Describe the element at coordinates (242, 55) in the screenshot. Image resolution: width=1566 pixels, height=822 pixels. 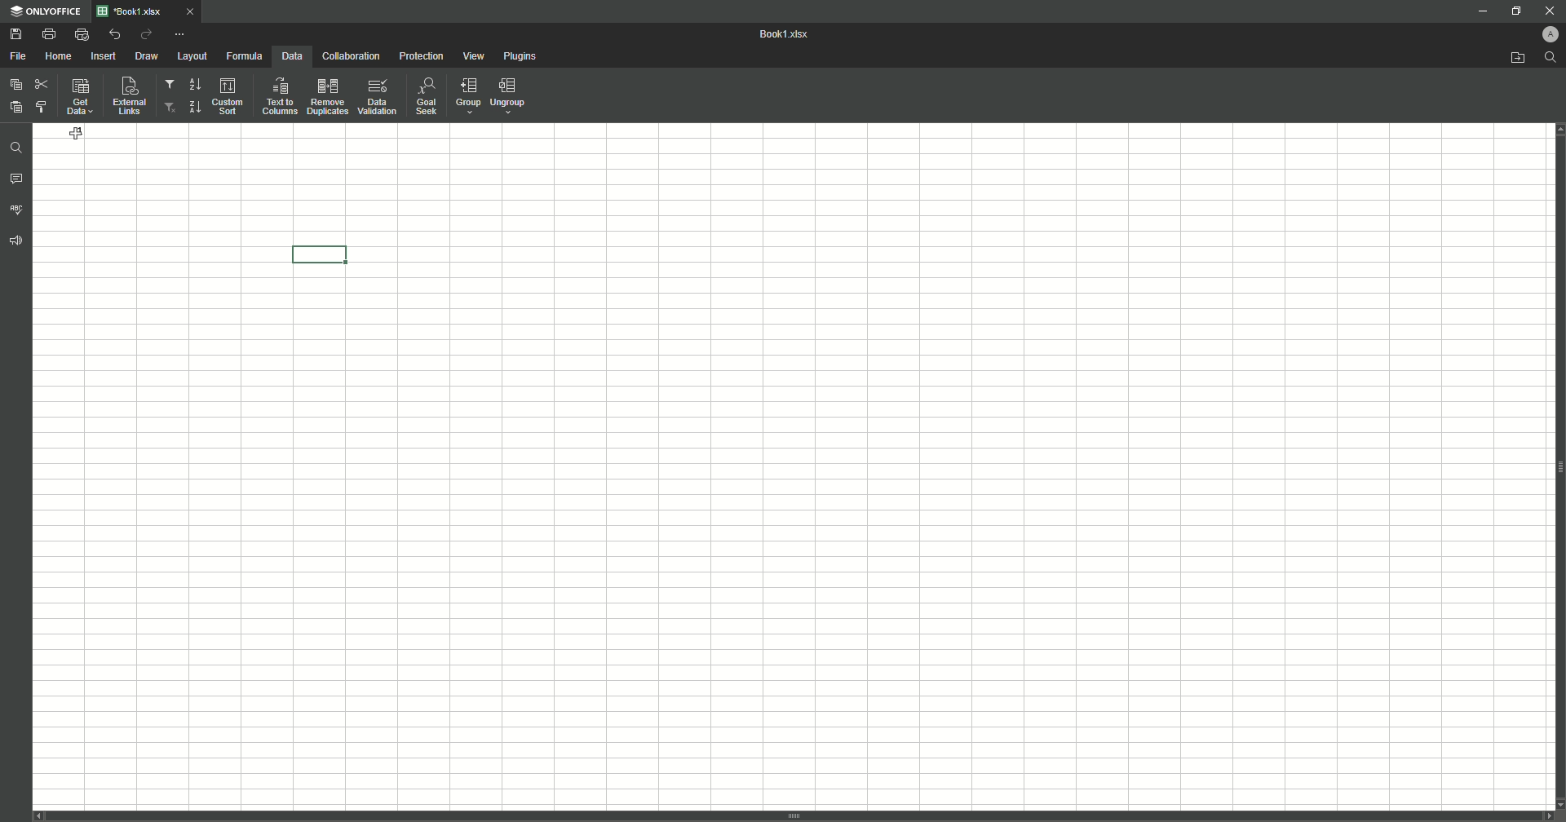
I see `Formula` at that location.